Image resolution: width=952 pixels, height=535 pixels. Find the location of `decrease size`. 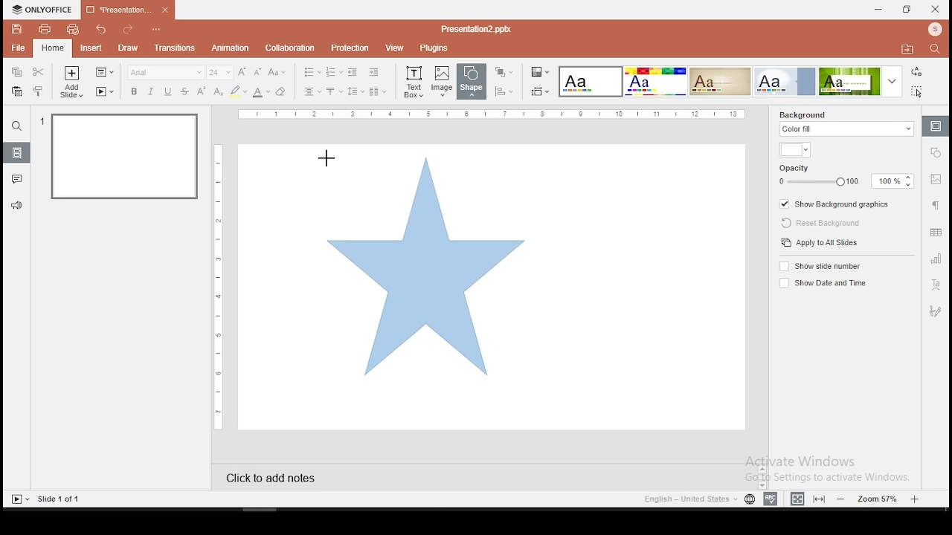

decrease size is located at coordinates (258, 72).